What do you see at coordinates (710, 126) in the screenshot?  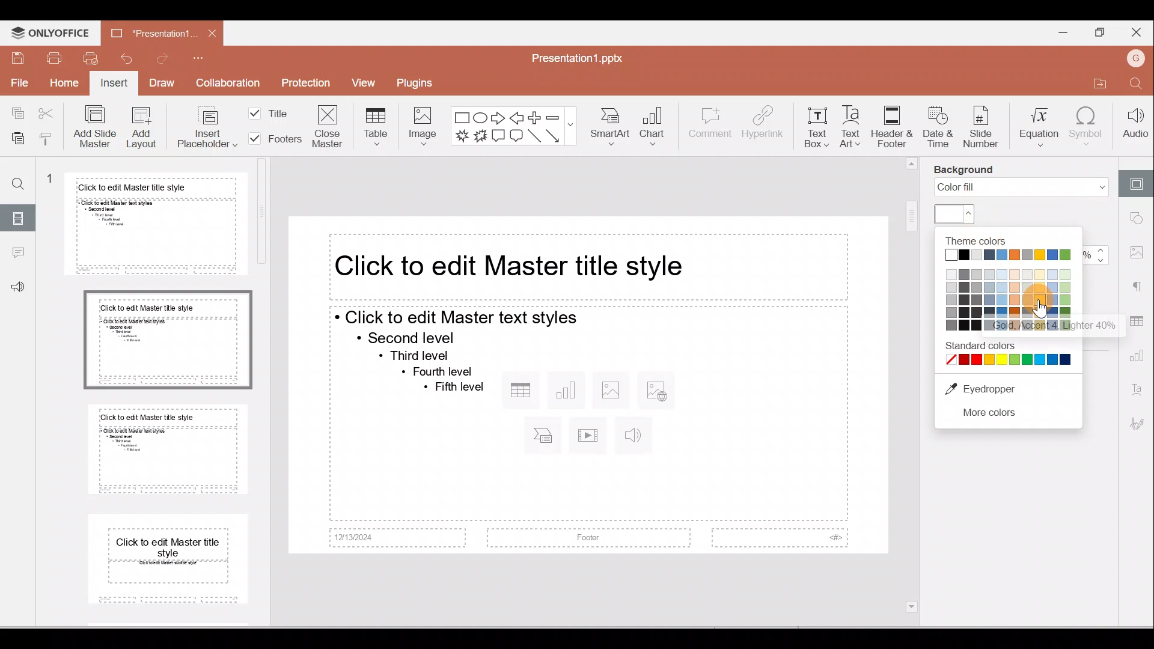 I see `Comment` at bounding box center [710, 126].